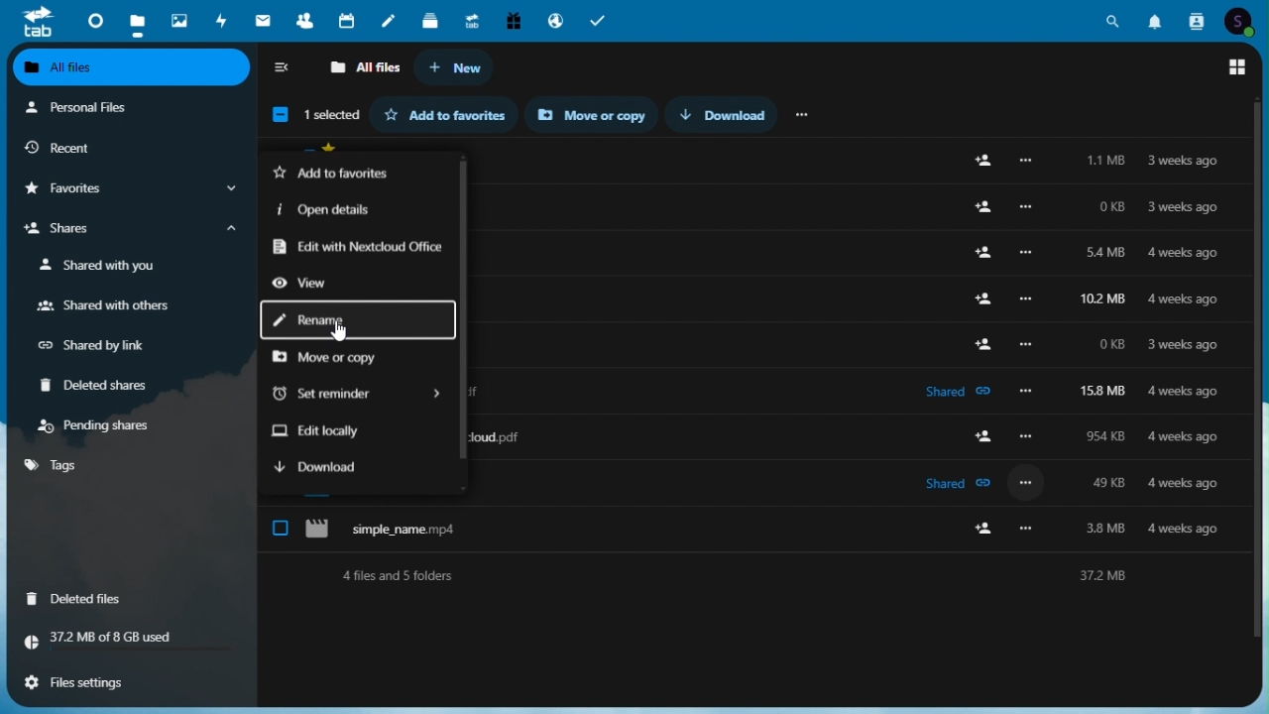 The width and height of the screenshot is (1269, 714). Describe the element at coordinates (125, 680) in the screenshot. I see `file settings` at that location.